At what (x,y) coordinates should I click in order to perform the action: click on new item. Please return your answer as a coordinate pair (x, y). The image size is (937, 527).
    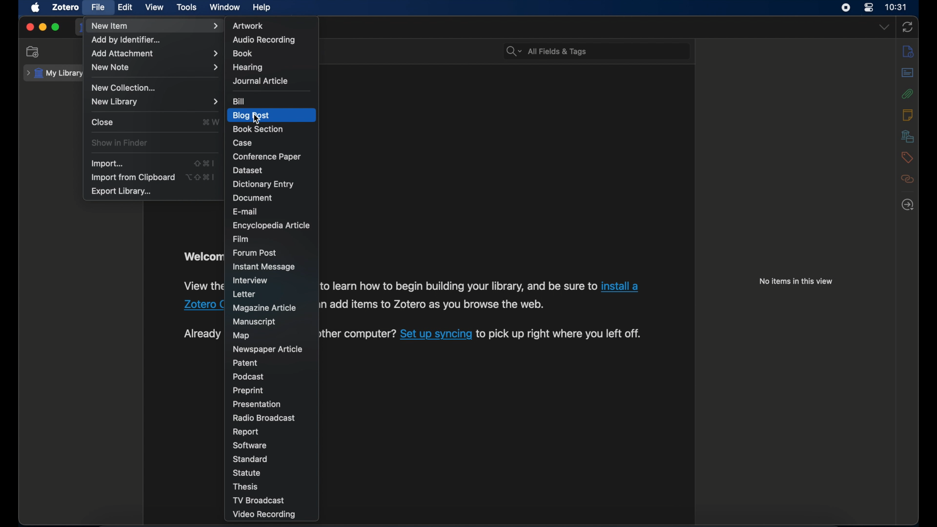
    Looking at the image, I should click on (155, 26).